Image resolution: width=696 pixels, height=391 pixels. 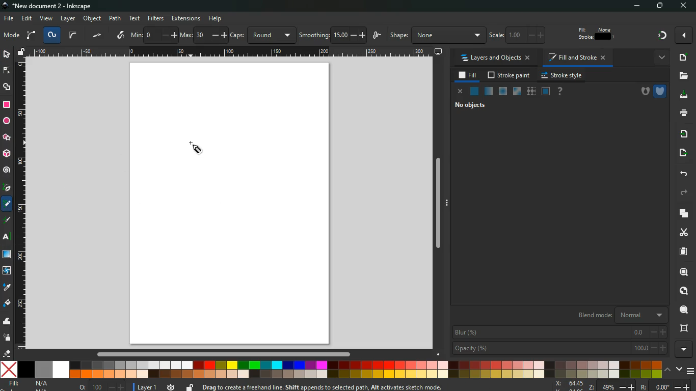 I want to click on close, so click(x=461, y=93).